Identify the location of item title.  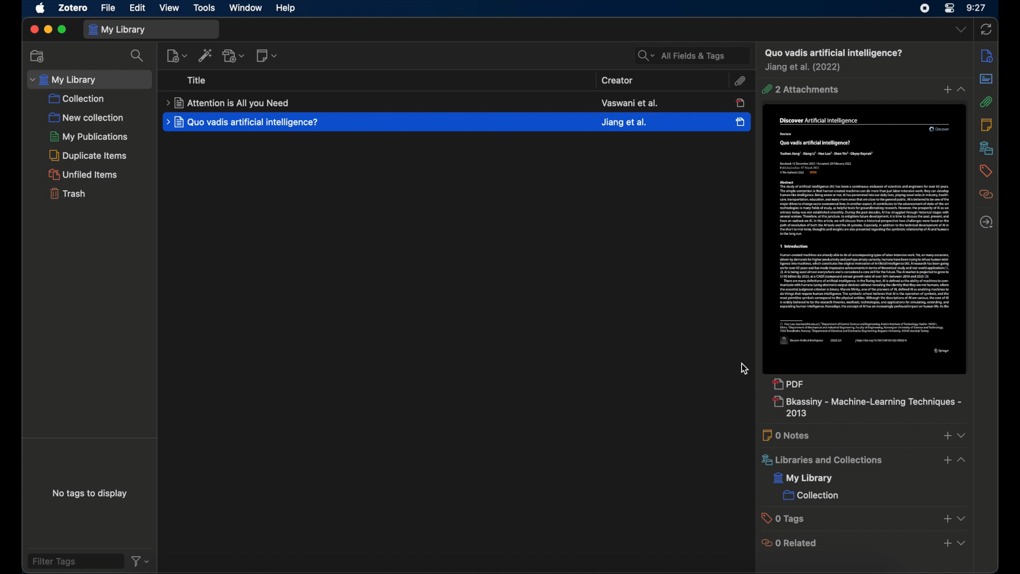
(227, 104).